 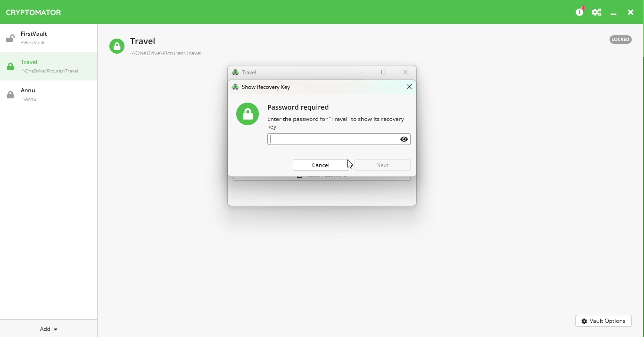 I want to click on Vault options, so click(x=604, y=320).